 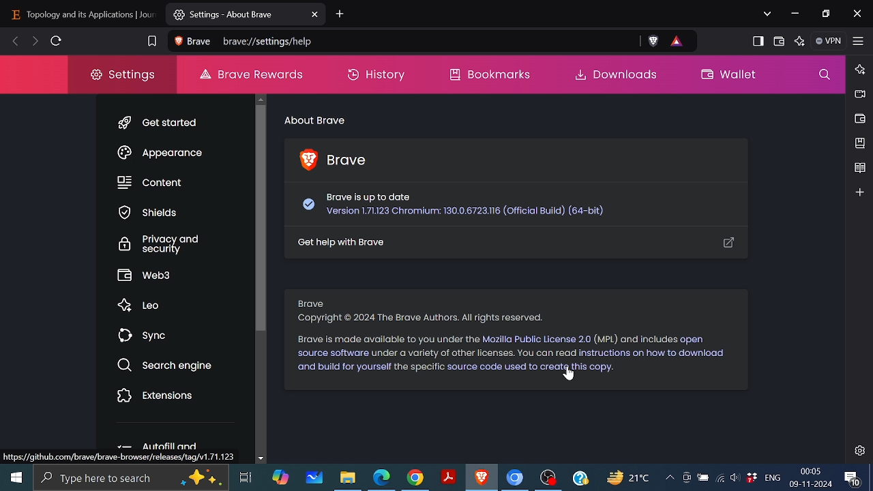 I want to click on about brave, so click(x=315, y=120).